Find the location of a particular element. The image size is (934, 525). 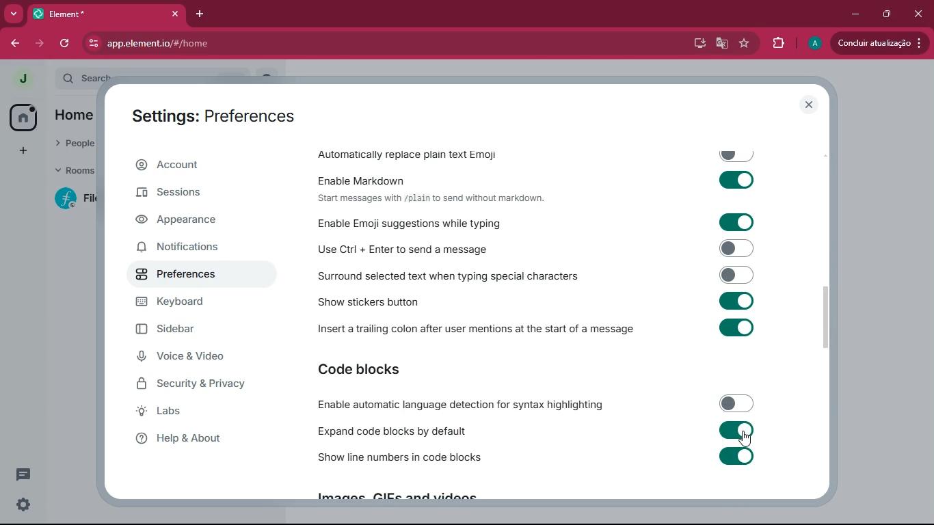

more is located at coordinates (14, 14).